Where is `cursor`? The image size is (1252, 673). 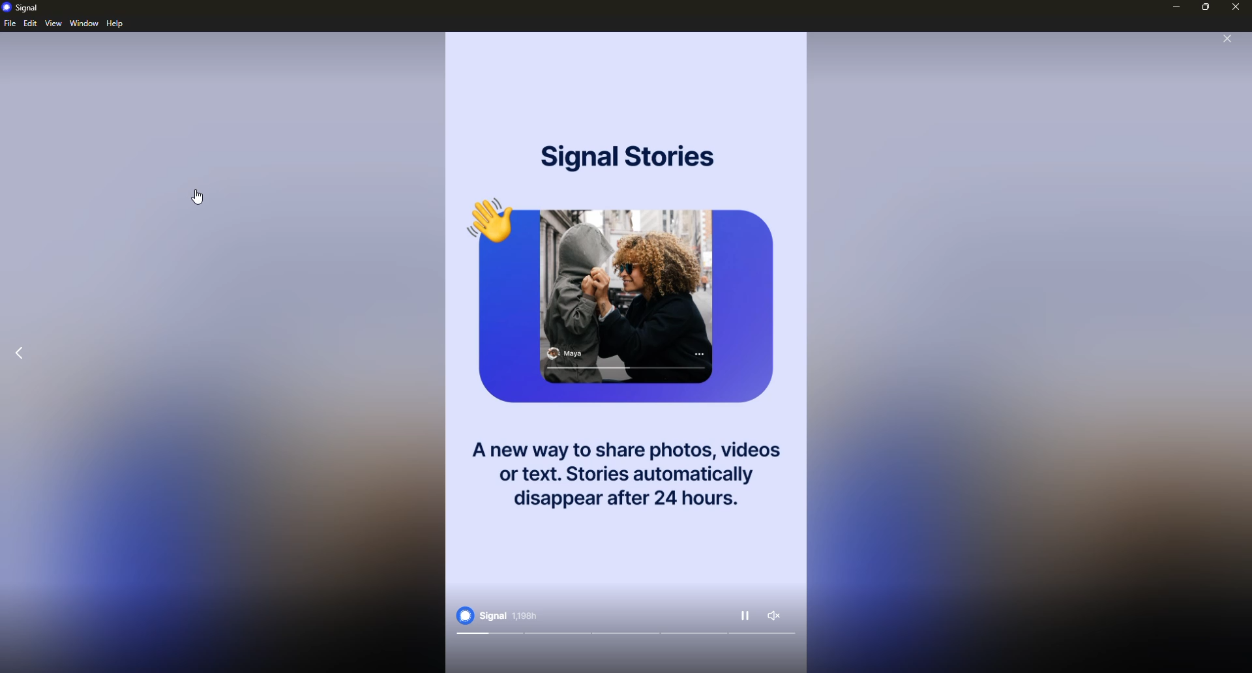
cursor is located at coordinates (198, 197).